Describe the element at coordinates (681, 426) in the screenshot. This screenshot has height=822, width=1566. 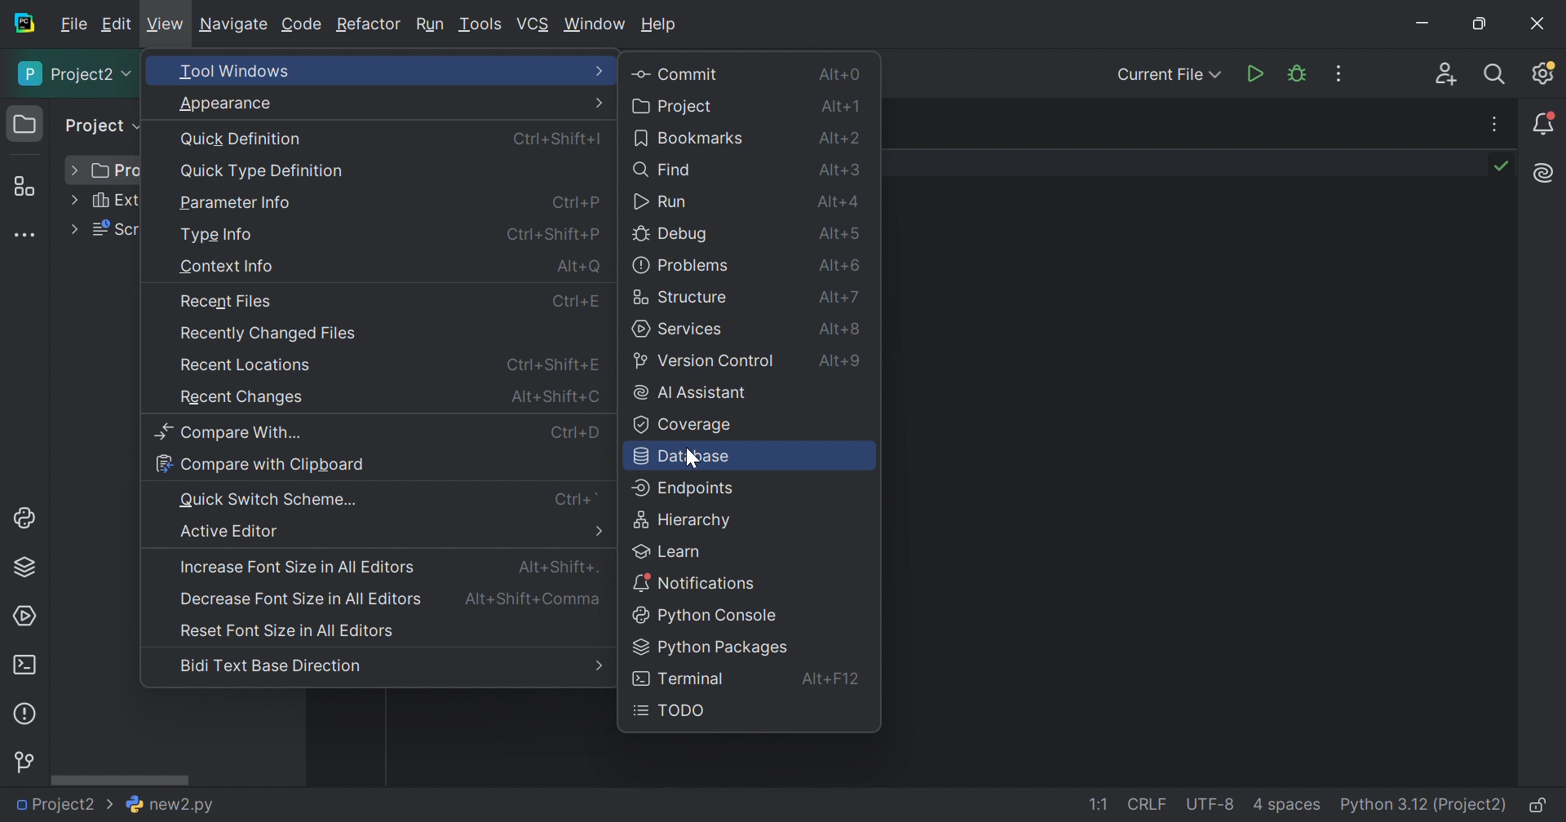
I see `Coverage` at that location.